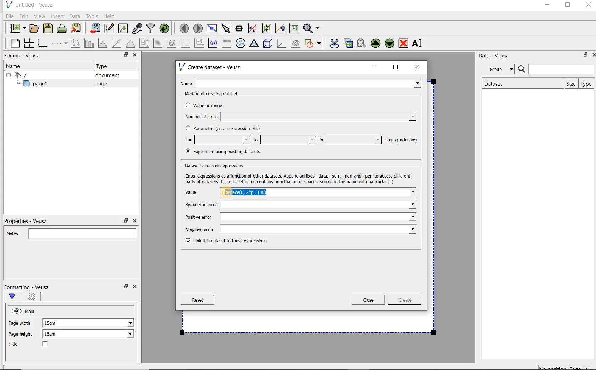 The height and width of the screenshot is (370, 596). Describe the element at coordinates (282, 44) in the screenshot. I see `3d graph` at that location.